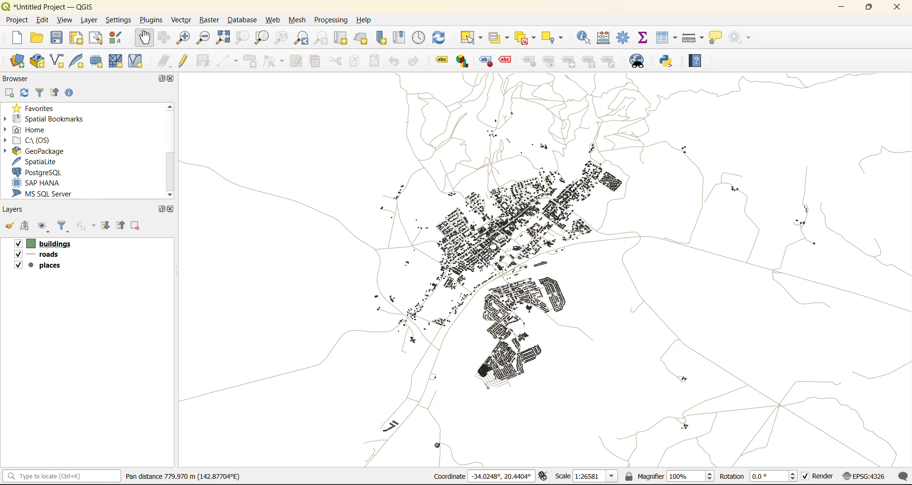 The image size is (912, 485). I want to click on buildings, so click(42, 243).